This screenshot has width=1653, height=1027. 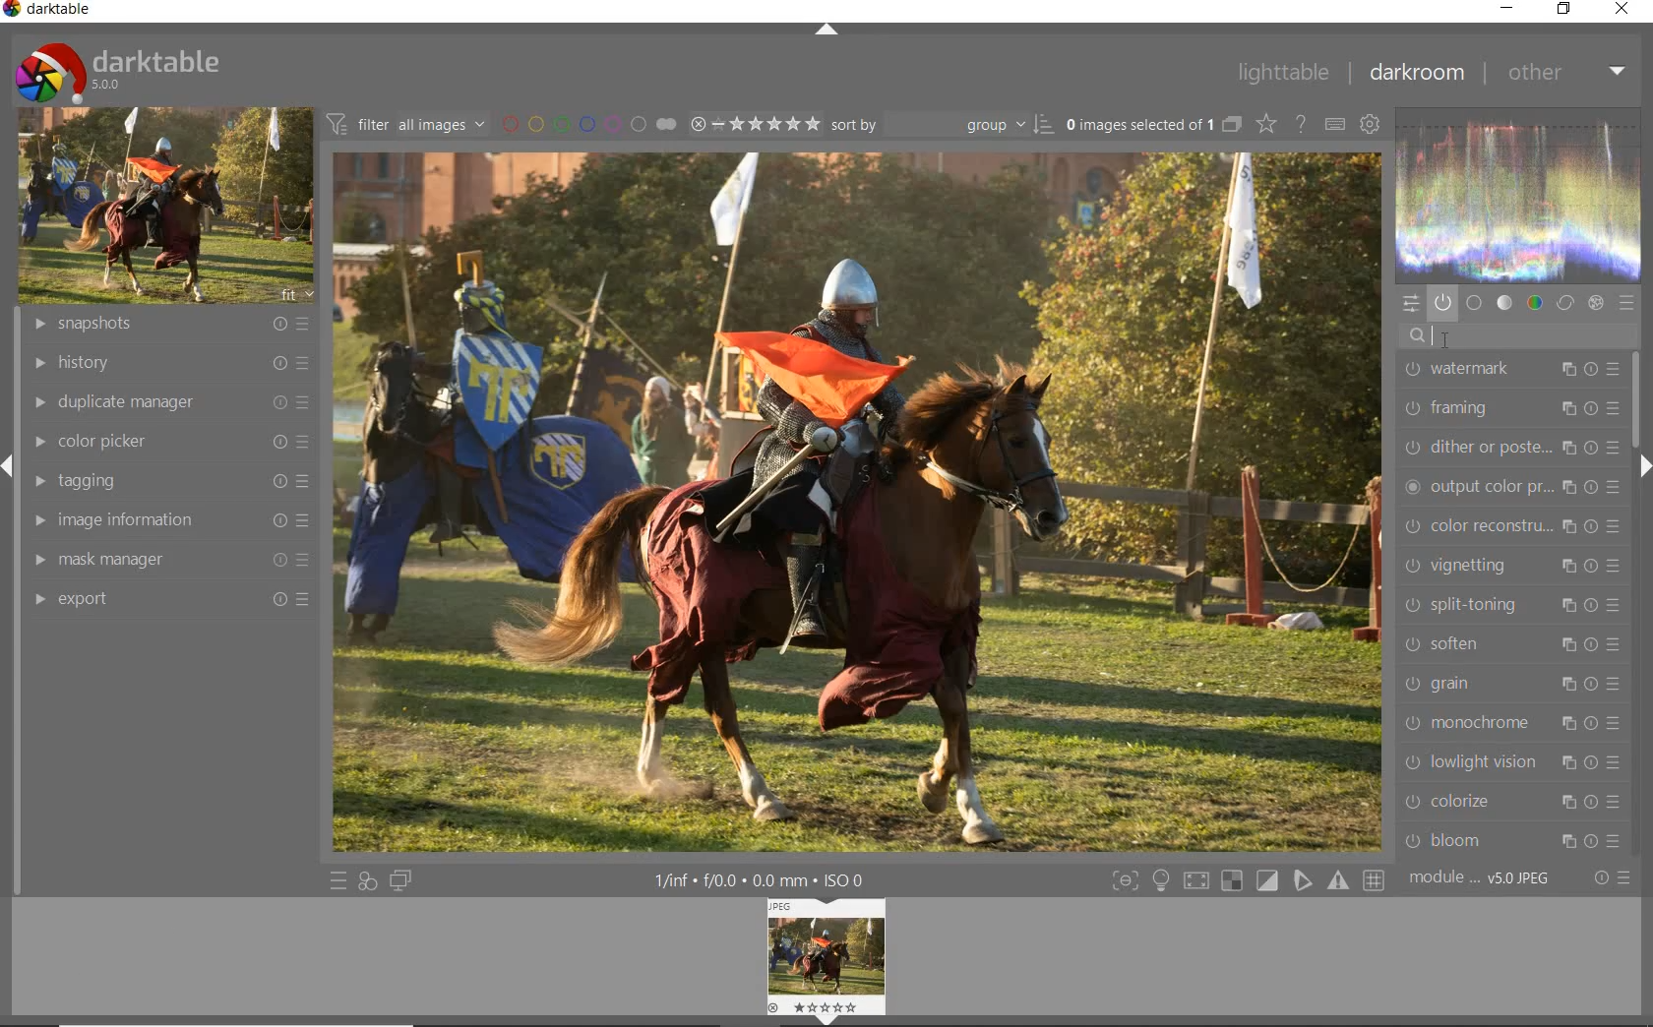 I want to click on framing, so click(x=1508, y=407).